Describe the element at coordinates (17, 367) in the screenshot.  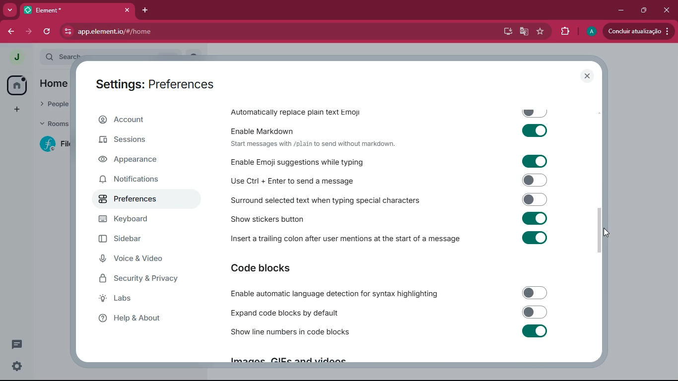
I see `settings` at that location.